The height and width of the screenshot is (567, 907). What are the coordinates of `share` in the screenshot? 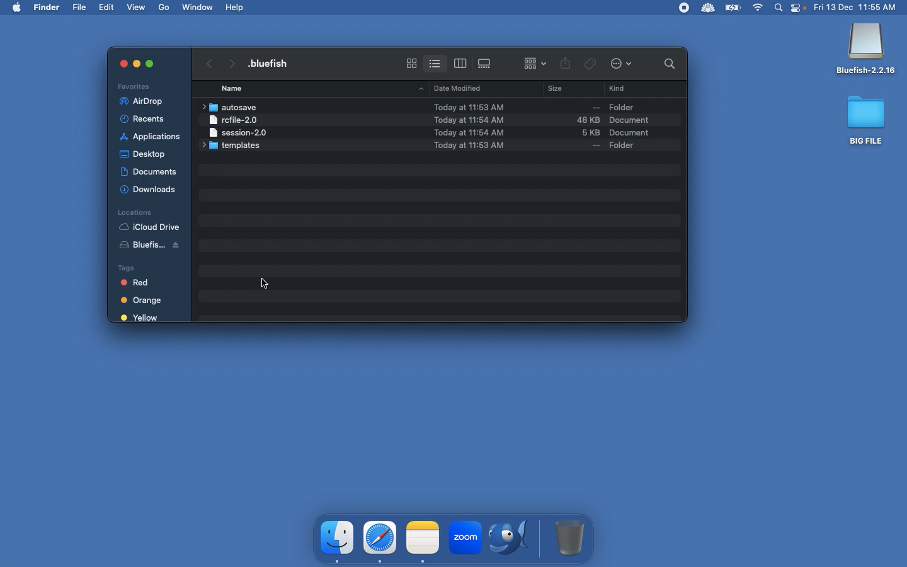 It's located at (566, 64).